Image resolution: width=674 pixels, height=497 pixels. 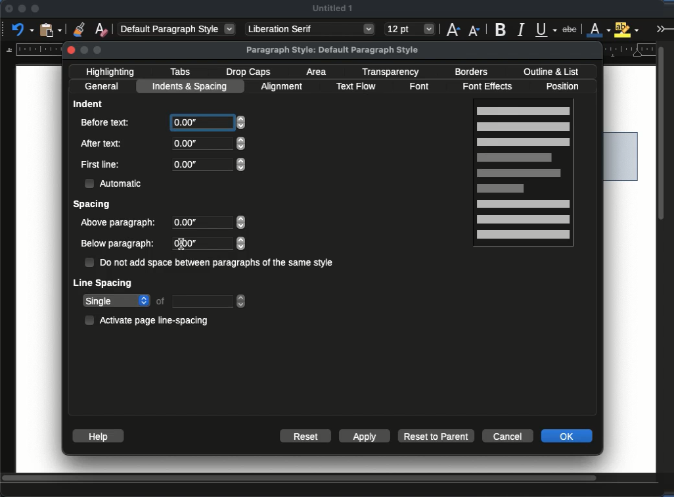 I want to click on font, so click(x=422, y=87).